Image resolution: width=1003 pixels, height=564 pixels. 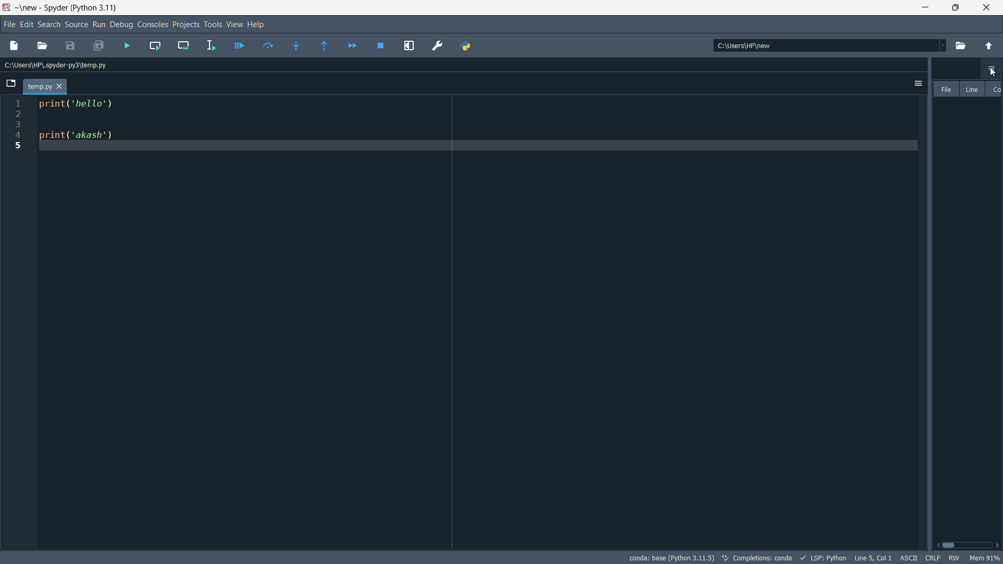 I want to click on scroll bar, so click(x=969, y=543).